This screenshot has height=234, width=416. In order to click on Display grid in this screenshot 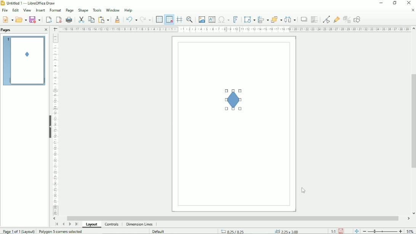, I will do `click(159, 19)`.